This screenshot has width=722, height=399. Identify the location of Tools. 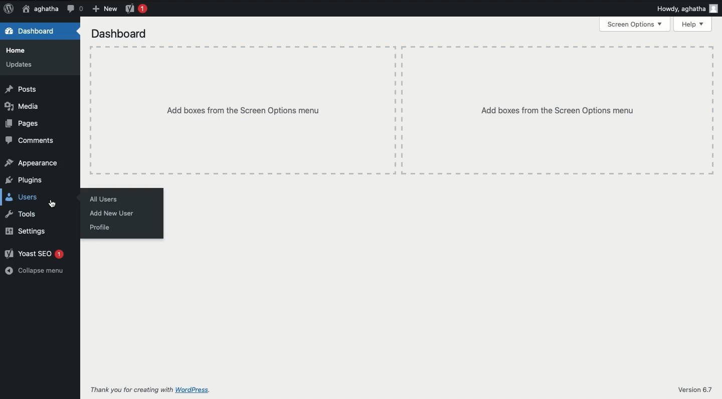
(23, 215).